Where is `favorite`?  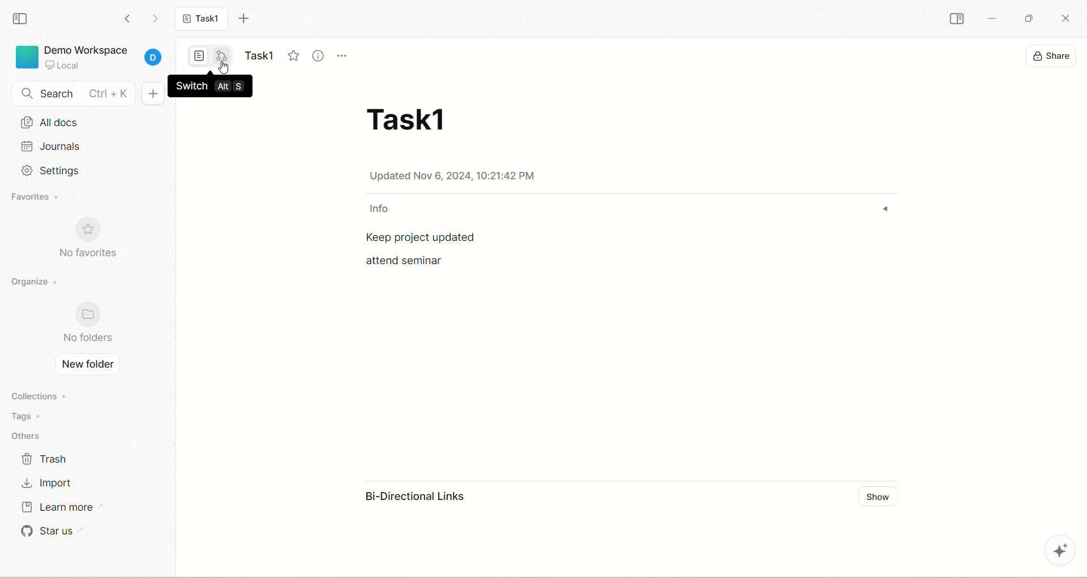
favorite is located at coordinates (292, 55).